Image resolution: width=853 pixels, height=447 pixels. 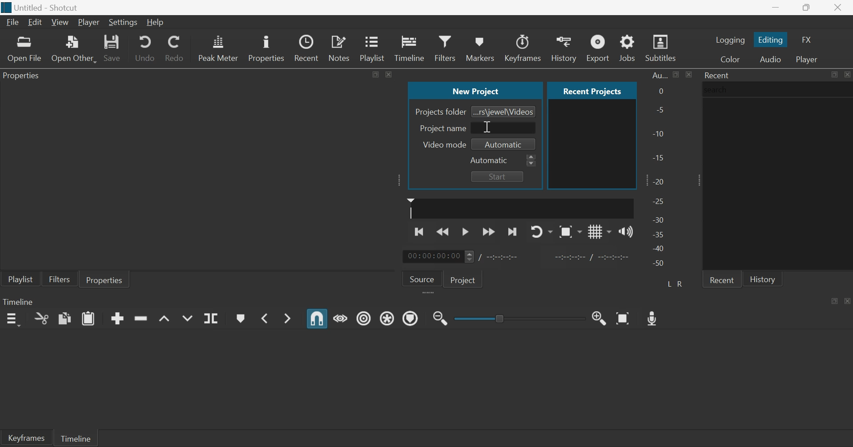 What do you see at coordinates (465, 232) in the screenshot?
I see `Toggle play or pause` at bounding box center [465, 232].